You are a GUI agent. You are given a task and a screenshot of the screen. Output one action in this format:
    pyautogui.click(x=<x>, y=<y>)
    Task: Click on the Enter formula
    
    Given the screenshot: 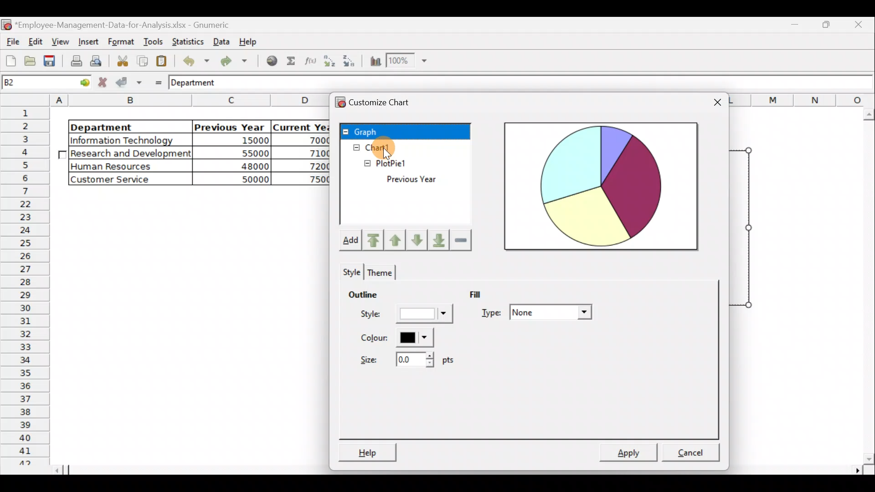 What is the action you would take?
    pyautogui.click(x=155, y=82)
    